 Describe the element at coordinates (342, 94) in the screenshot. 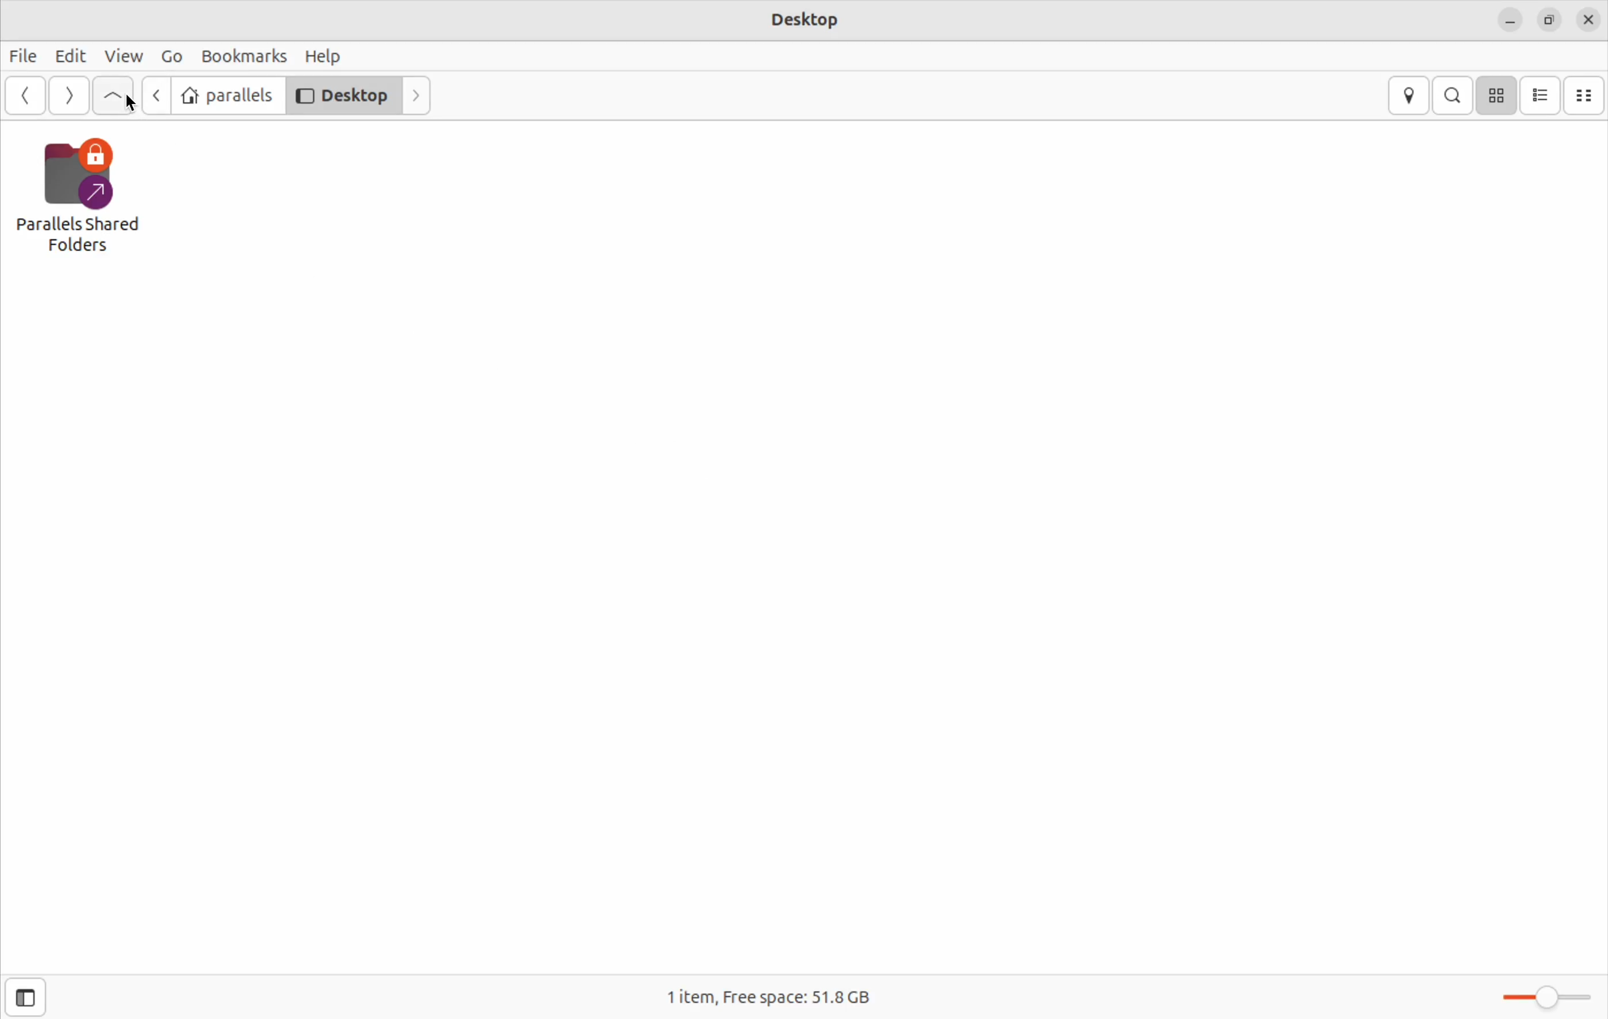

I see `desktop` at that location.